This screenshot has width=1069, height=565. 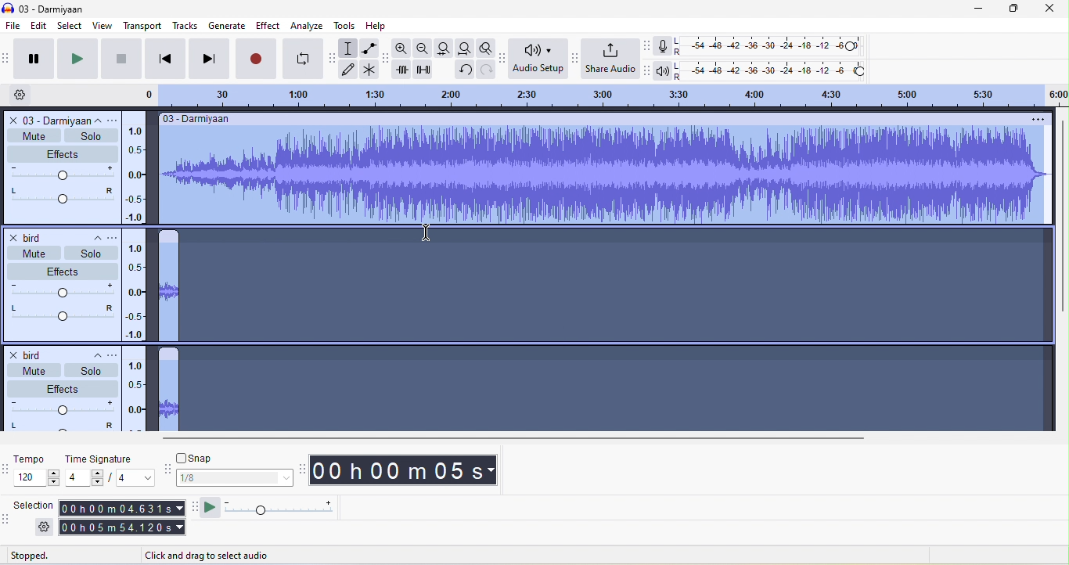 What do you see at coordinates (61, 196) in the screenshot?
I see `pan: center` at bounding box center [61, 196].